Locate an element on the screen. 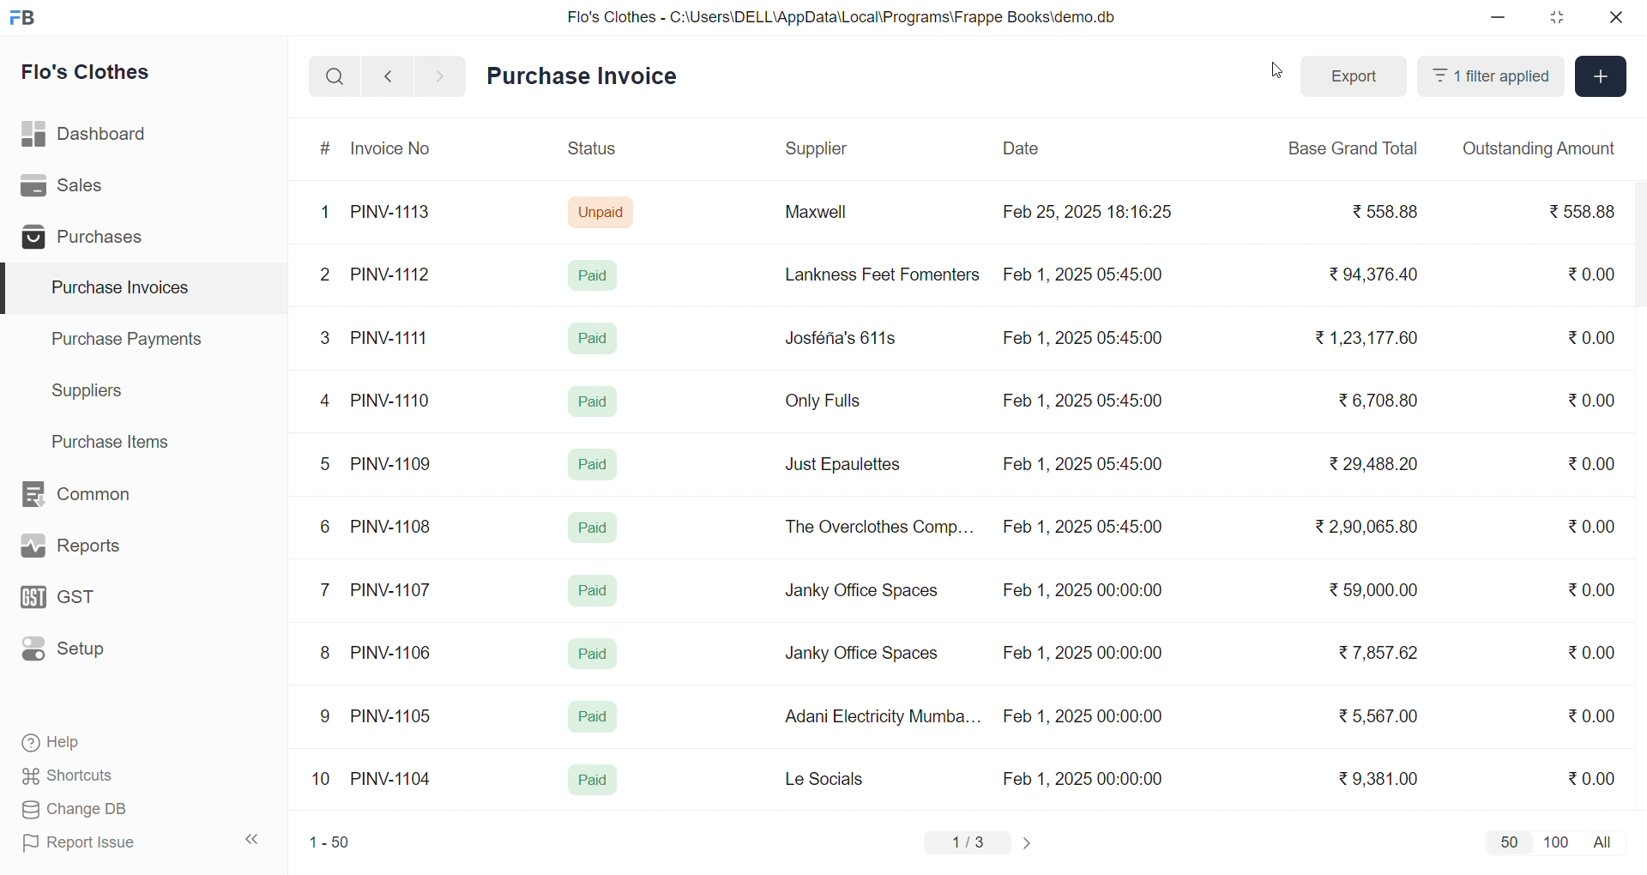  ₹94,376.40 is located at coordinates (1369, 275).